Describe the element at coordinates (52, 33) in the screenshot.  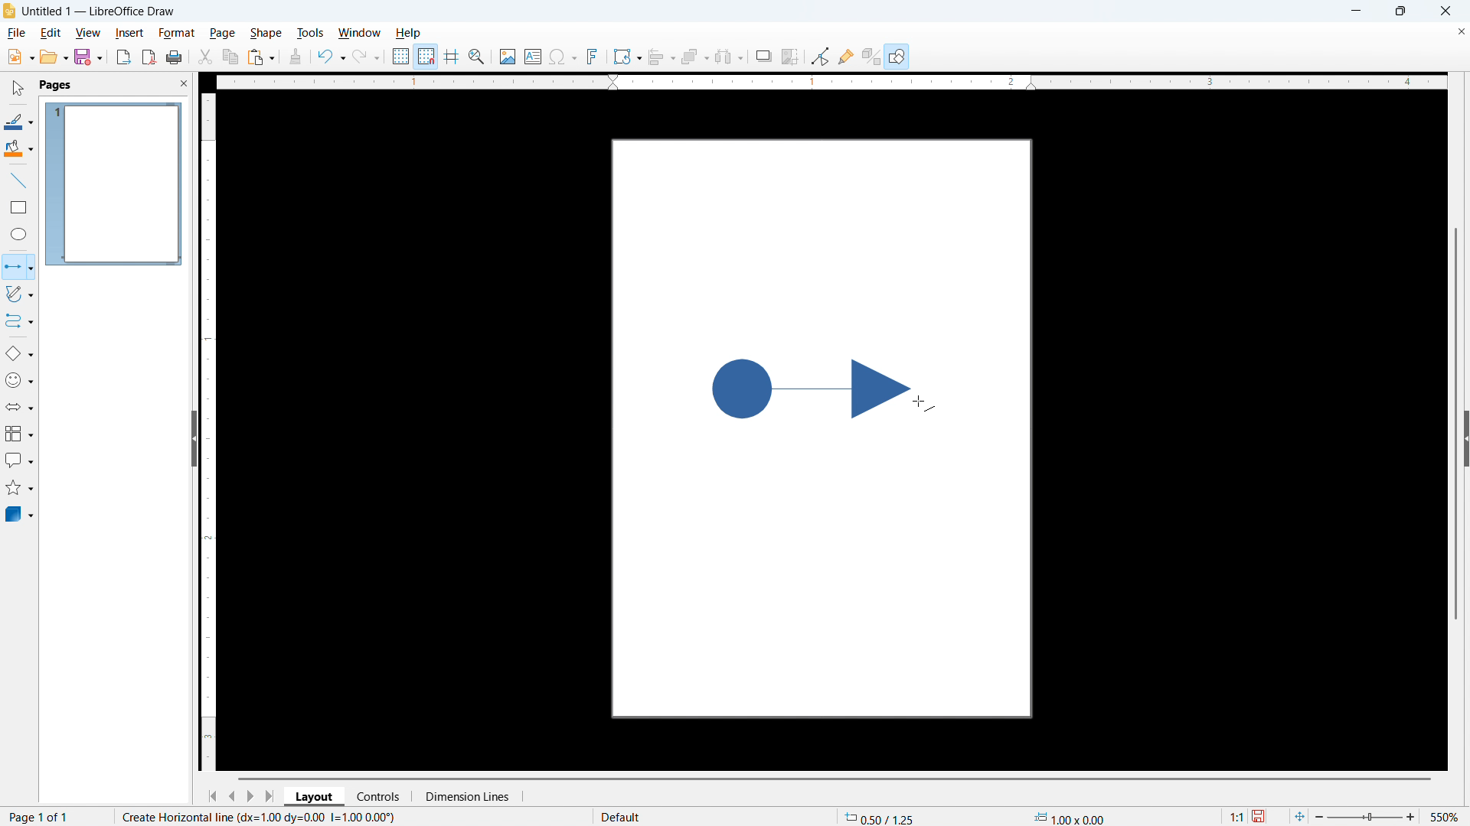
I see `Edit ` at that location.